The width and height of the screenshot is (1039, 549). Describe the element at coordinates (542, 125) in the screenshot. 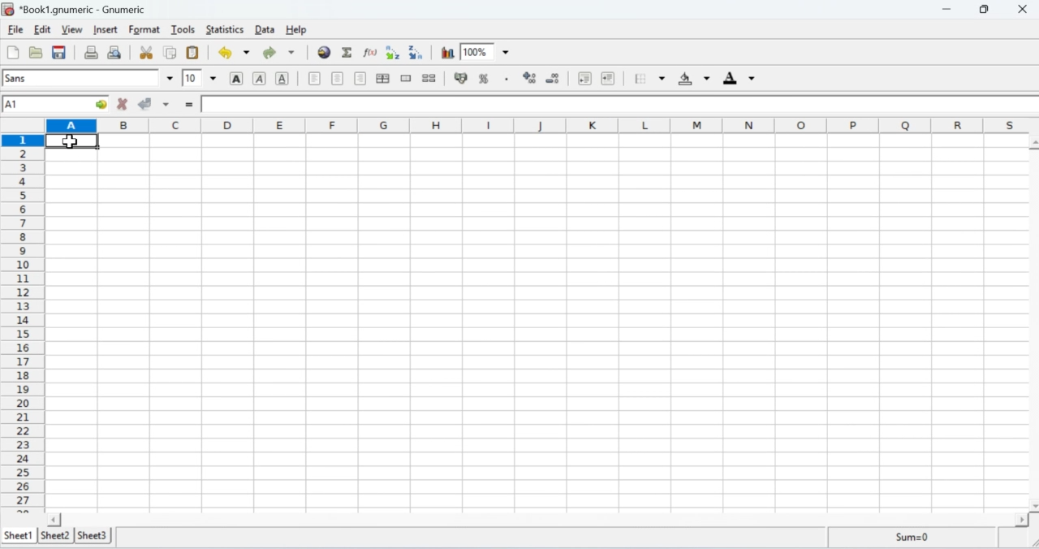

I see `Columns` at that location.